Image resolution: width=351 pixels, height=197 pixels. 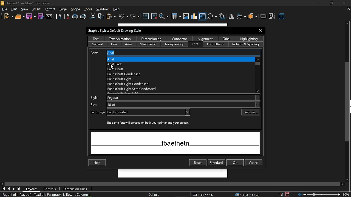 What do you see at coordinates (8, 16) in the screenshot?
I see `new` at bounding box center [8, 16].